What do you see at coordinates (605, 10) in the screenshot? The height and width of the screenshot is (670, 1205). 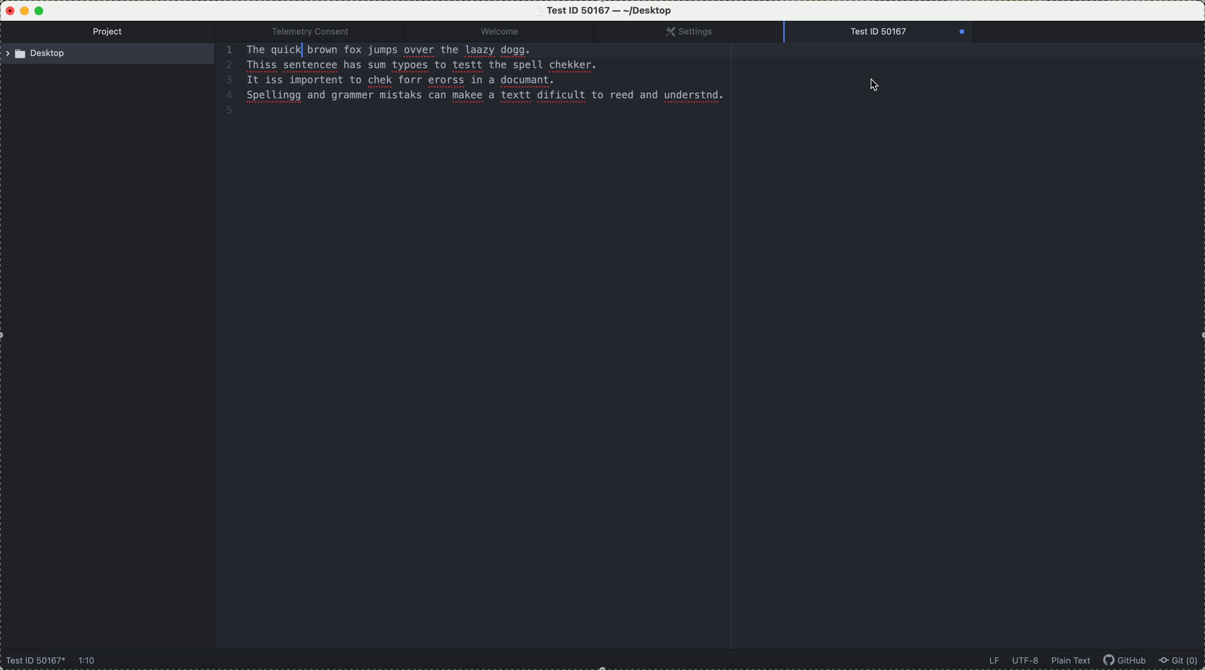 I see `file name` at bounding box center [605, 10].